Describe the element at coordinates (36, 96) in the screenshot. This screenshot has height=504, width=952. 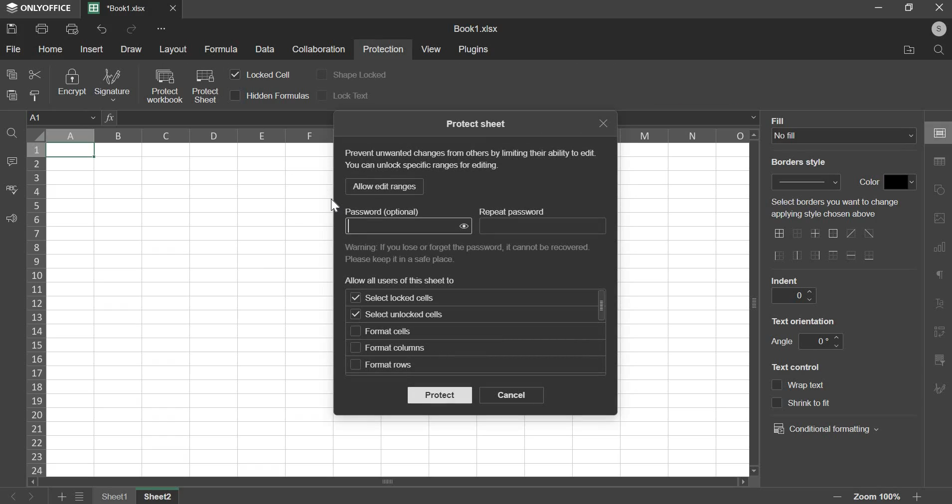
I see `copy style` at that location.